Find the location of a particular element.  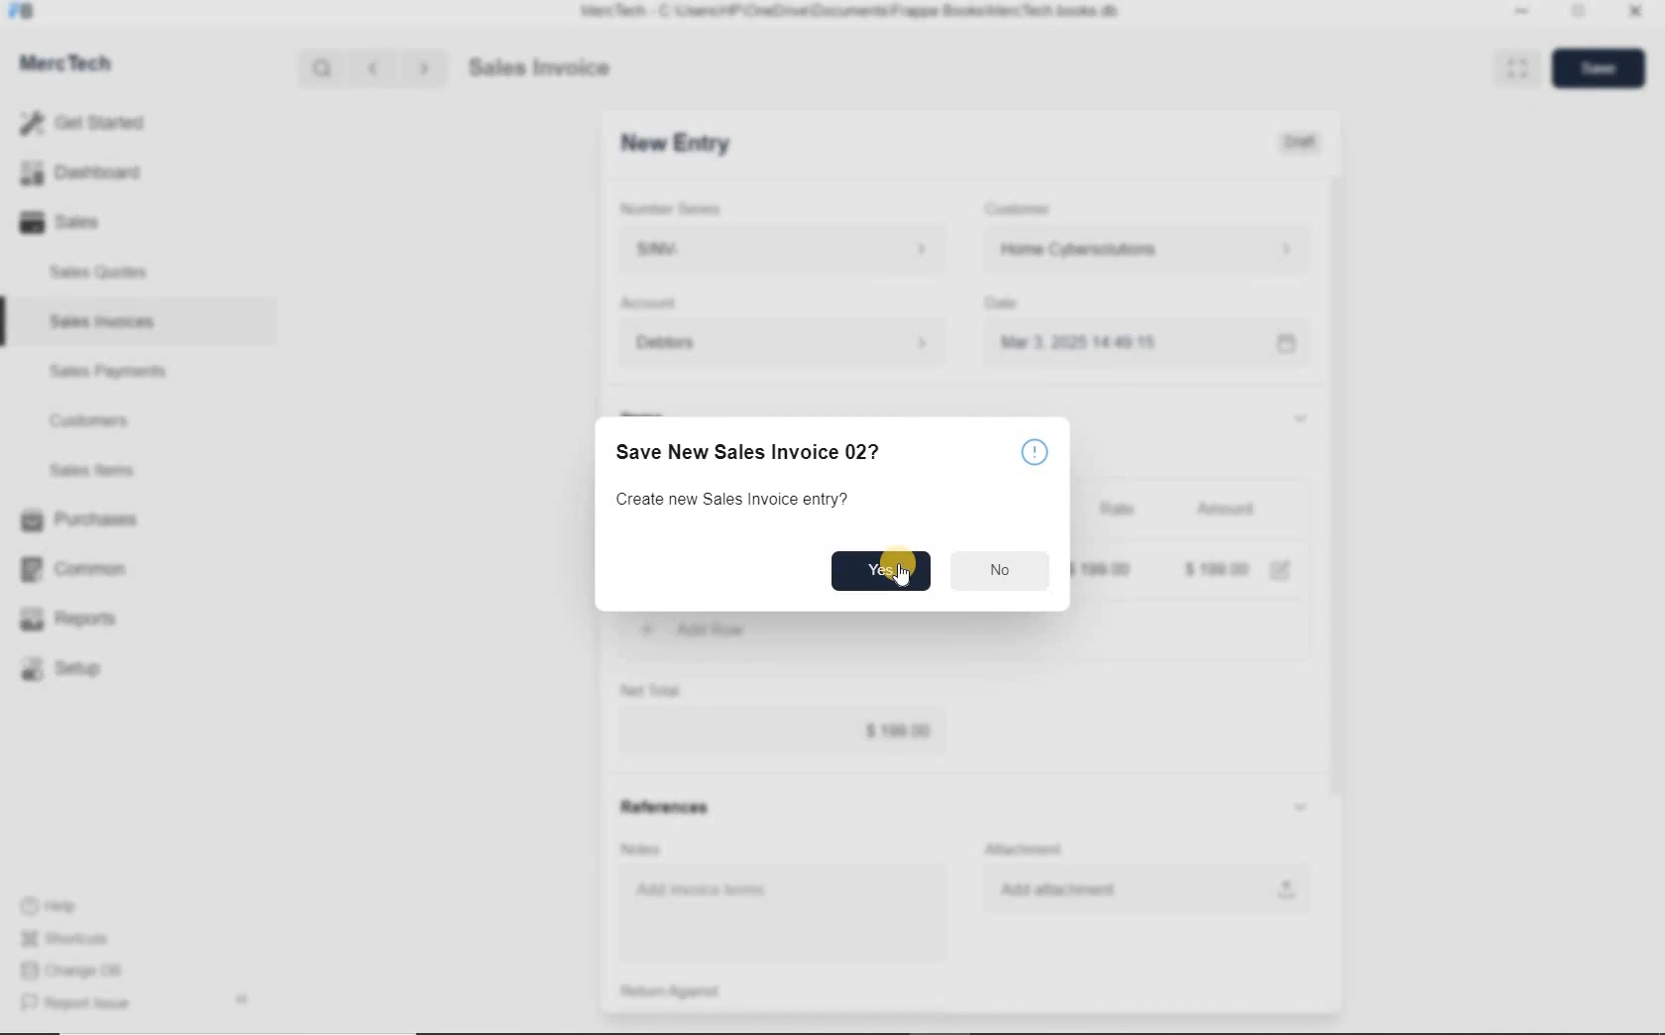

Common is located at coordinates (82, 568).